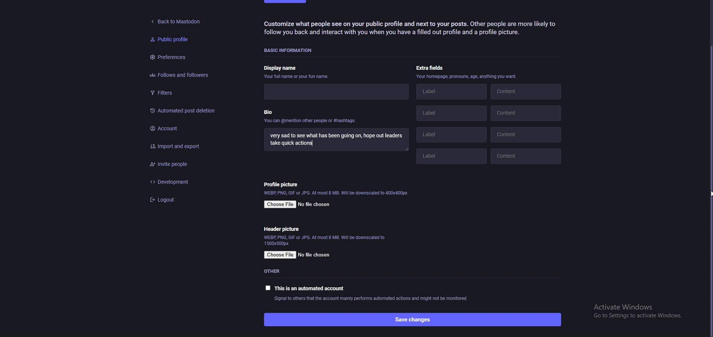  Describe the element at coordinates (432, 68) in the screenshot. I see `extra fields` at that location.